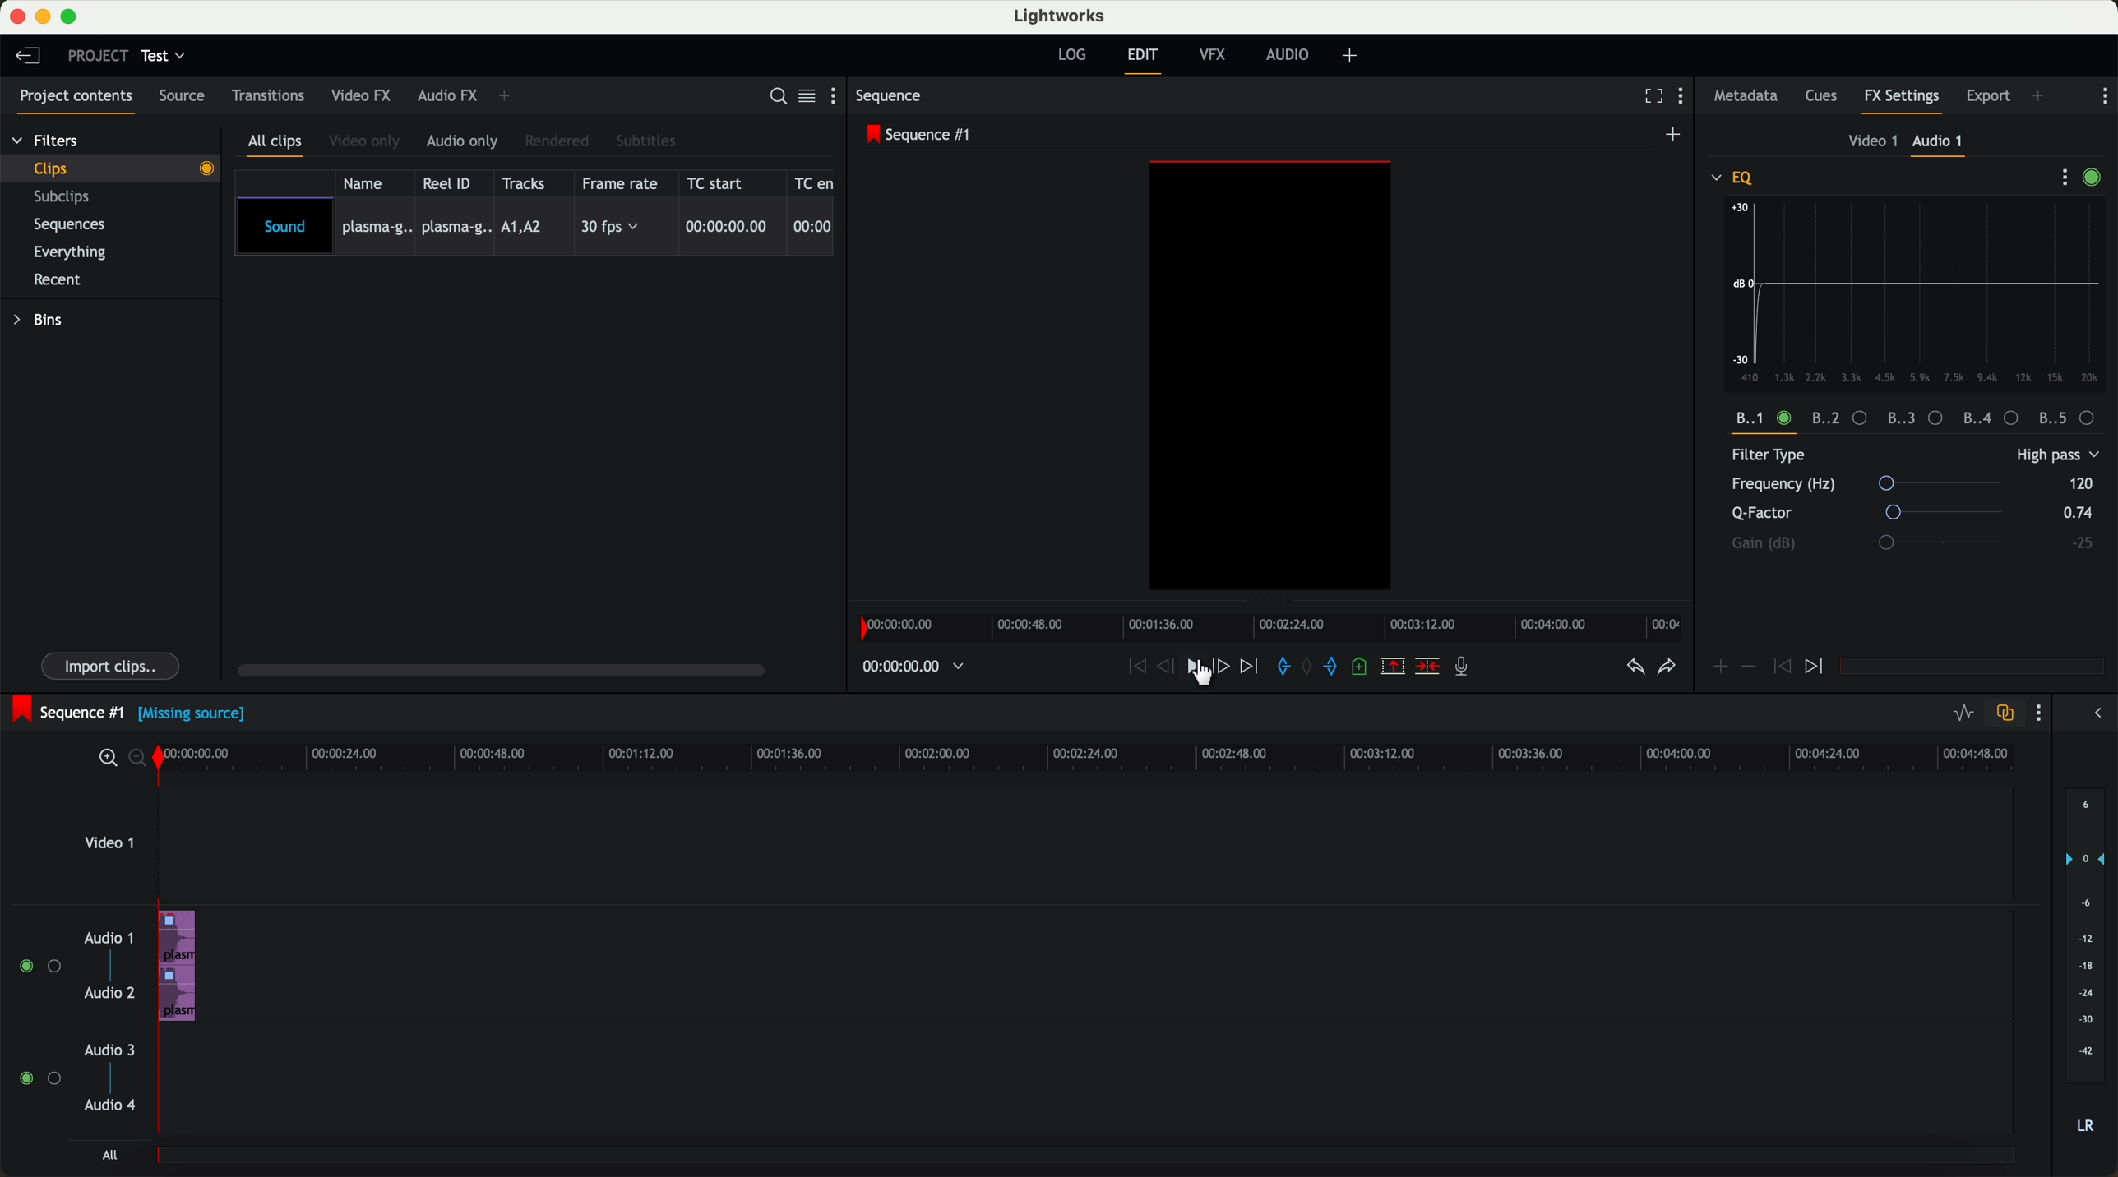 Image resolution: width=2118 pixels, height=1177 pixels. Describe the element at coordinates (2005, 713) in the screenshot. I see `toggle auto track sync` at that location.